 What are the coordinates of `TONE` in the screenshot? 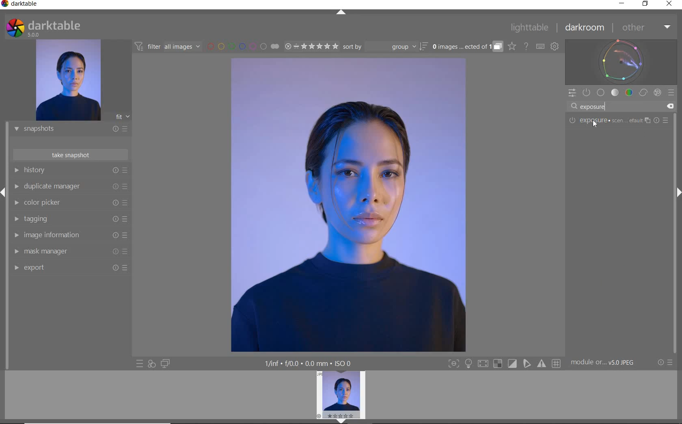 It's located at (615, 93).